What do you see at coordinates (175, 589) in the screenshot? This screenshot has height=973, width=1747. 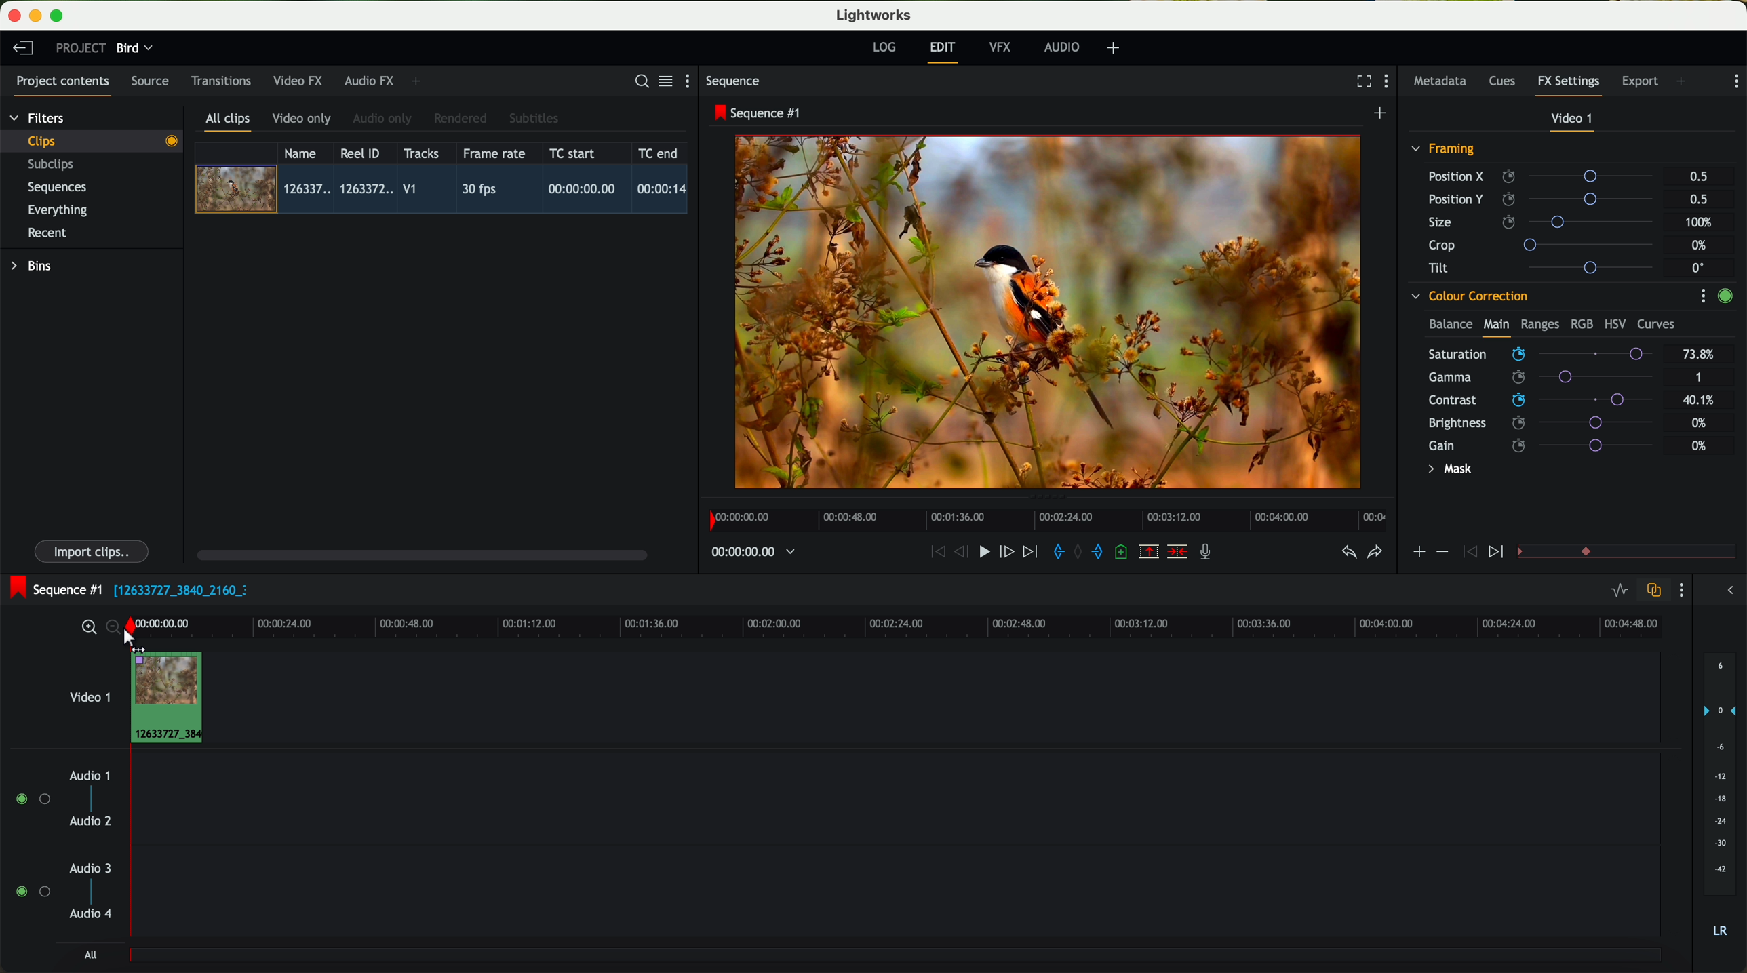 I see `black` at bounding box center [175, 589].